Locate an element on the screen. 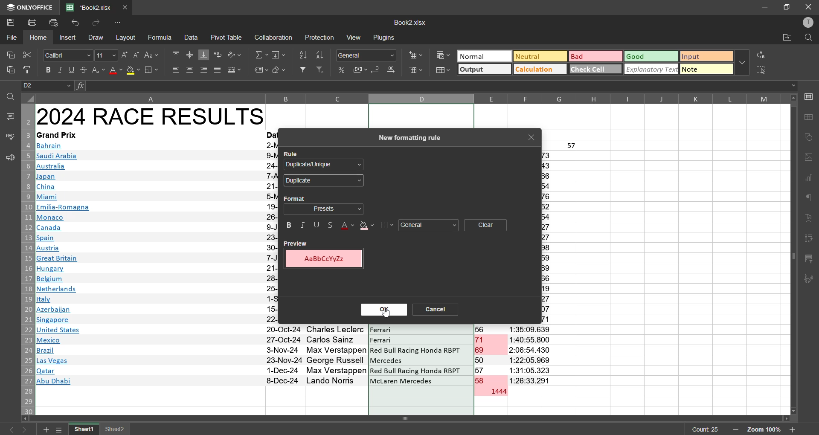 Image resolution: width=819 pixels, height=435 pixels. note is located at coordinates (706, 70).